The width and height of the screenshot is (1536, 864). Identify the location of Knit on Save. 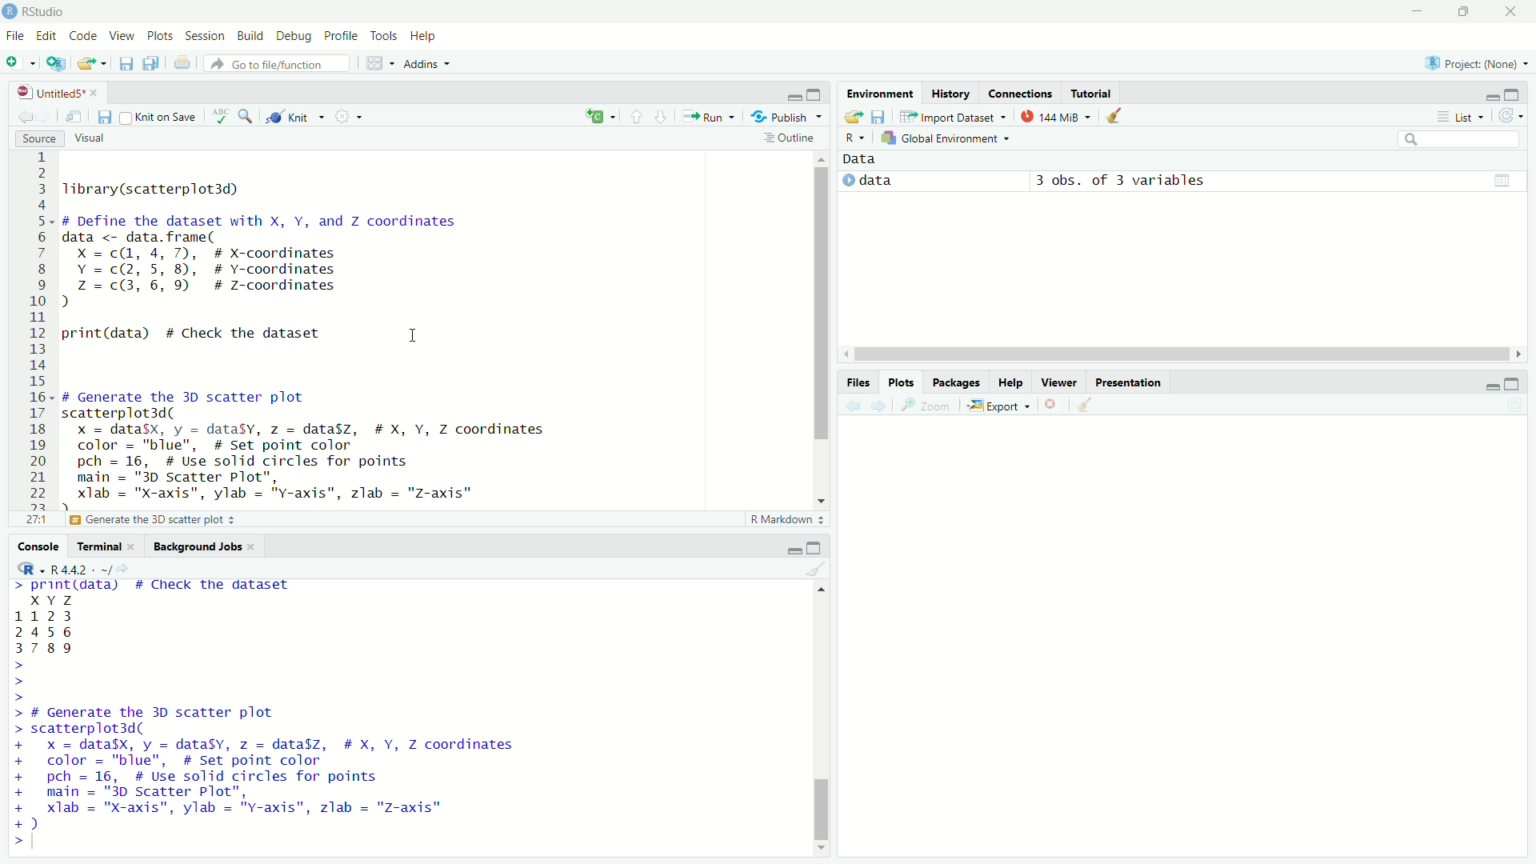
(160, 117).